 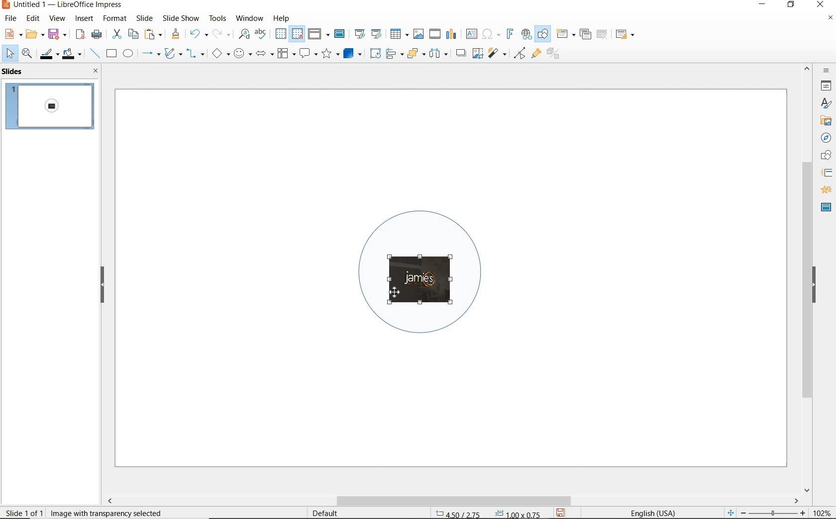 What do you see at coordinates (489, 33) in the screenshot?
I see `insert special characters` at bounding box center [489, 33].